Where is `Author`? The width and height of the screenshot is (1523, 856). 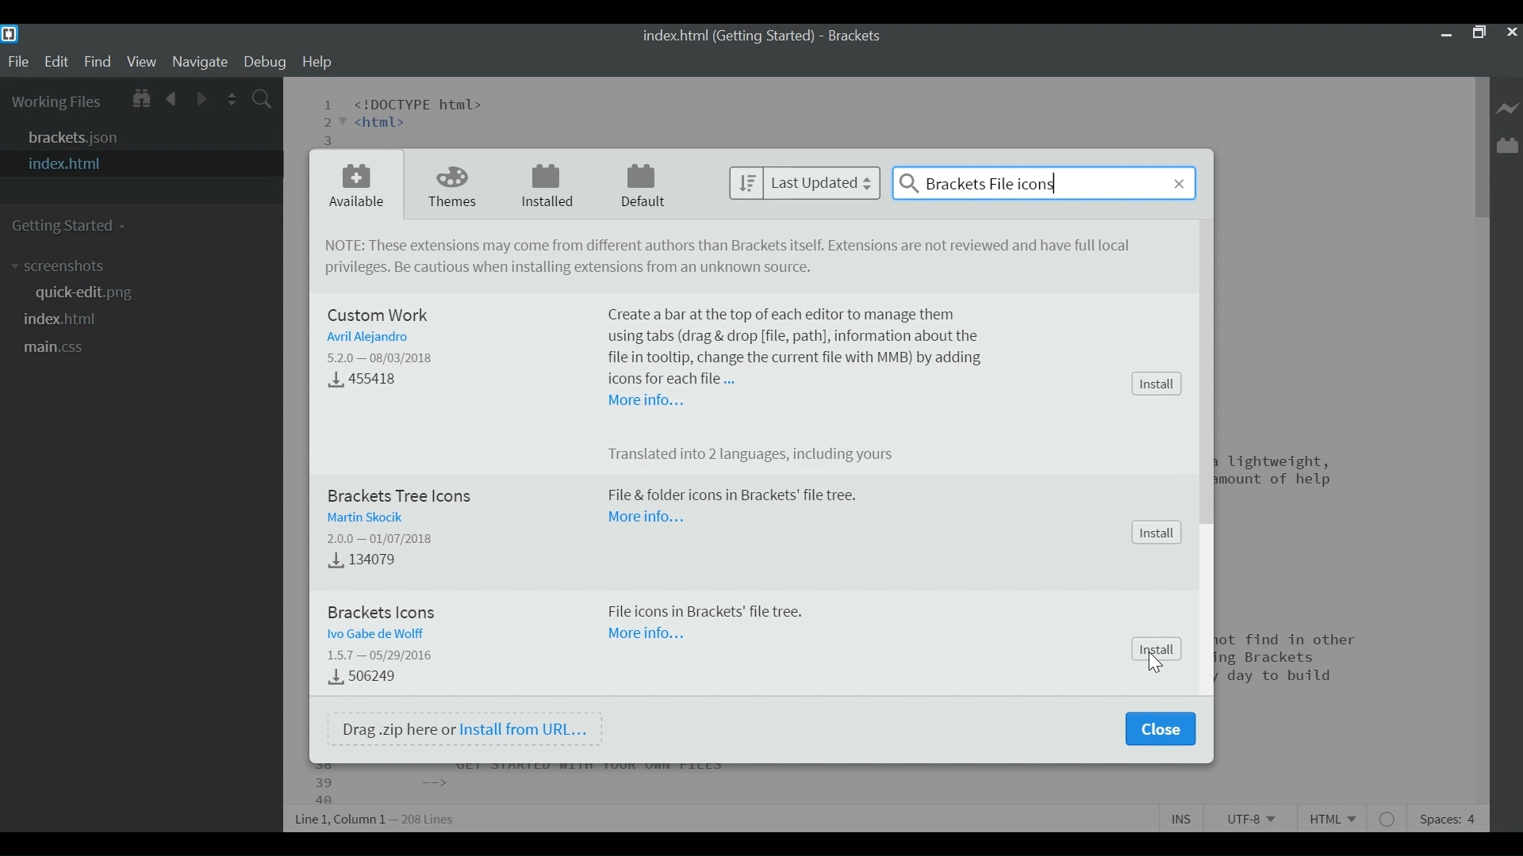
Author is located at coordinates (363, 515).